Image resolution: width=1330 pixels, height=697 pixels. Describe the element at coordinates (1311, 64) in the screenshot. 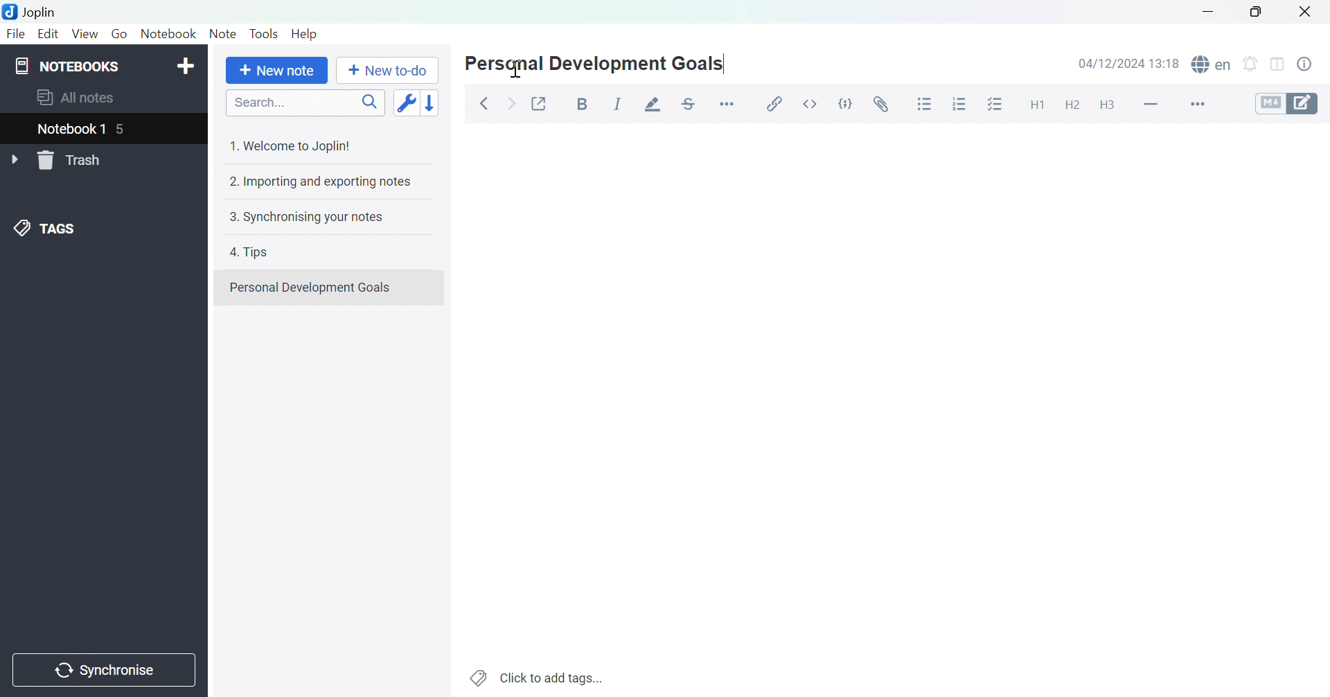

I see `Note properties` at that location.